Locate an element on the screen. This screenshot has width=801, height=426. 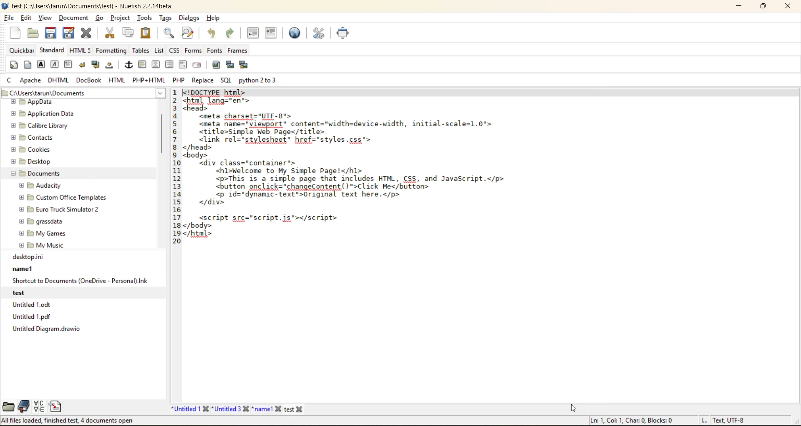
non breaking space is located at coordinates (111, 67).